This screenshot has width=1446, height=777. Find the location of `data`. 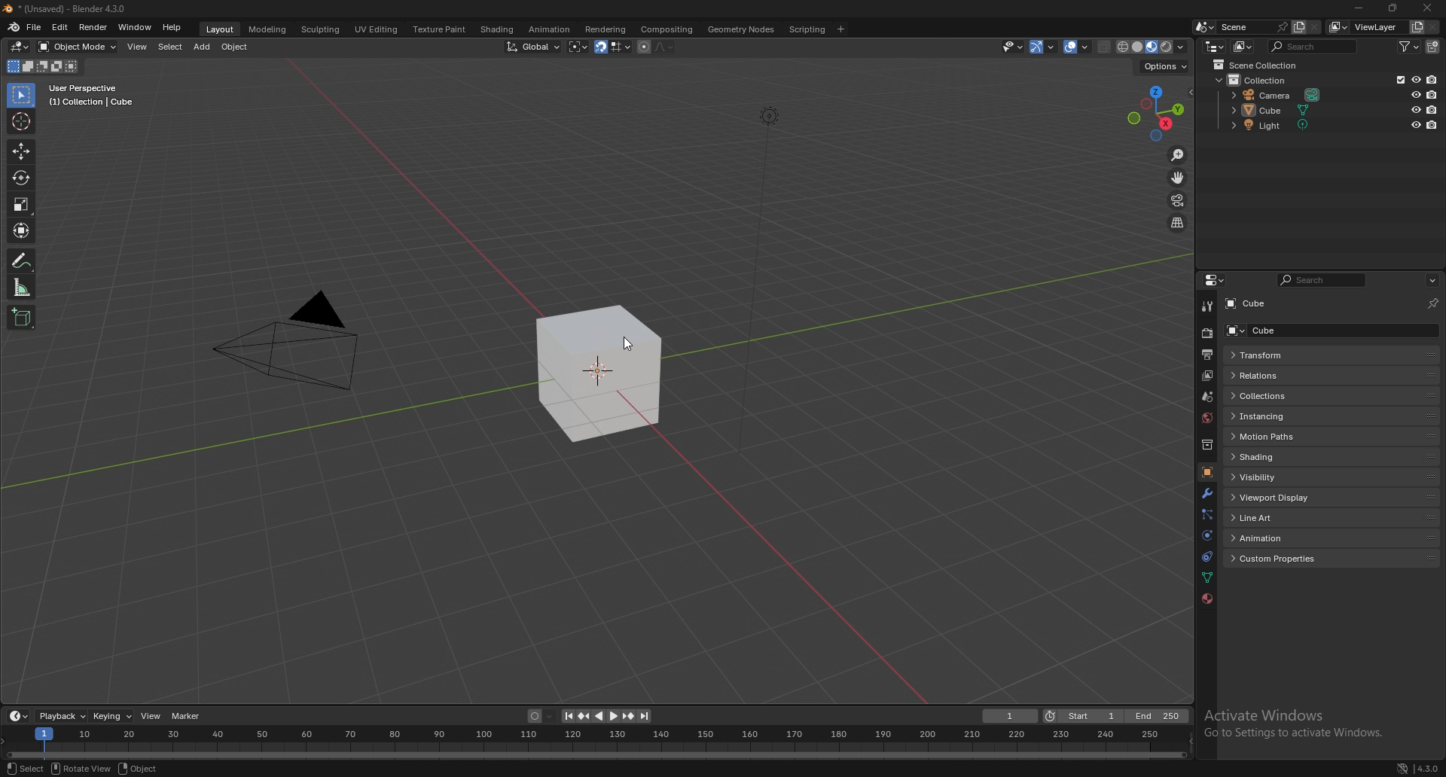

data is located at coordinates (1207, 577).